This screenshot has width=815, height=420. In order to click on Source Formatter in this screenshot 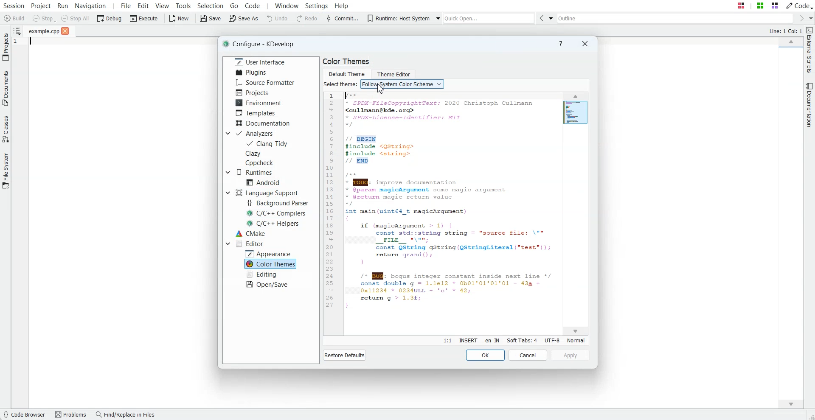, I will do `click(266, 83)`.